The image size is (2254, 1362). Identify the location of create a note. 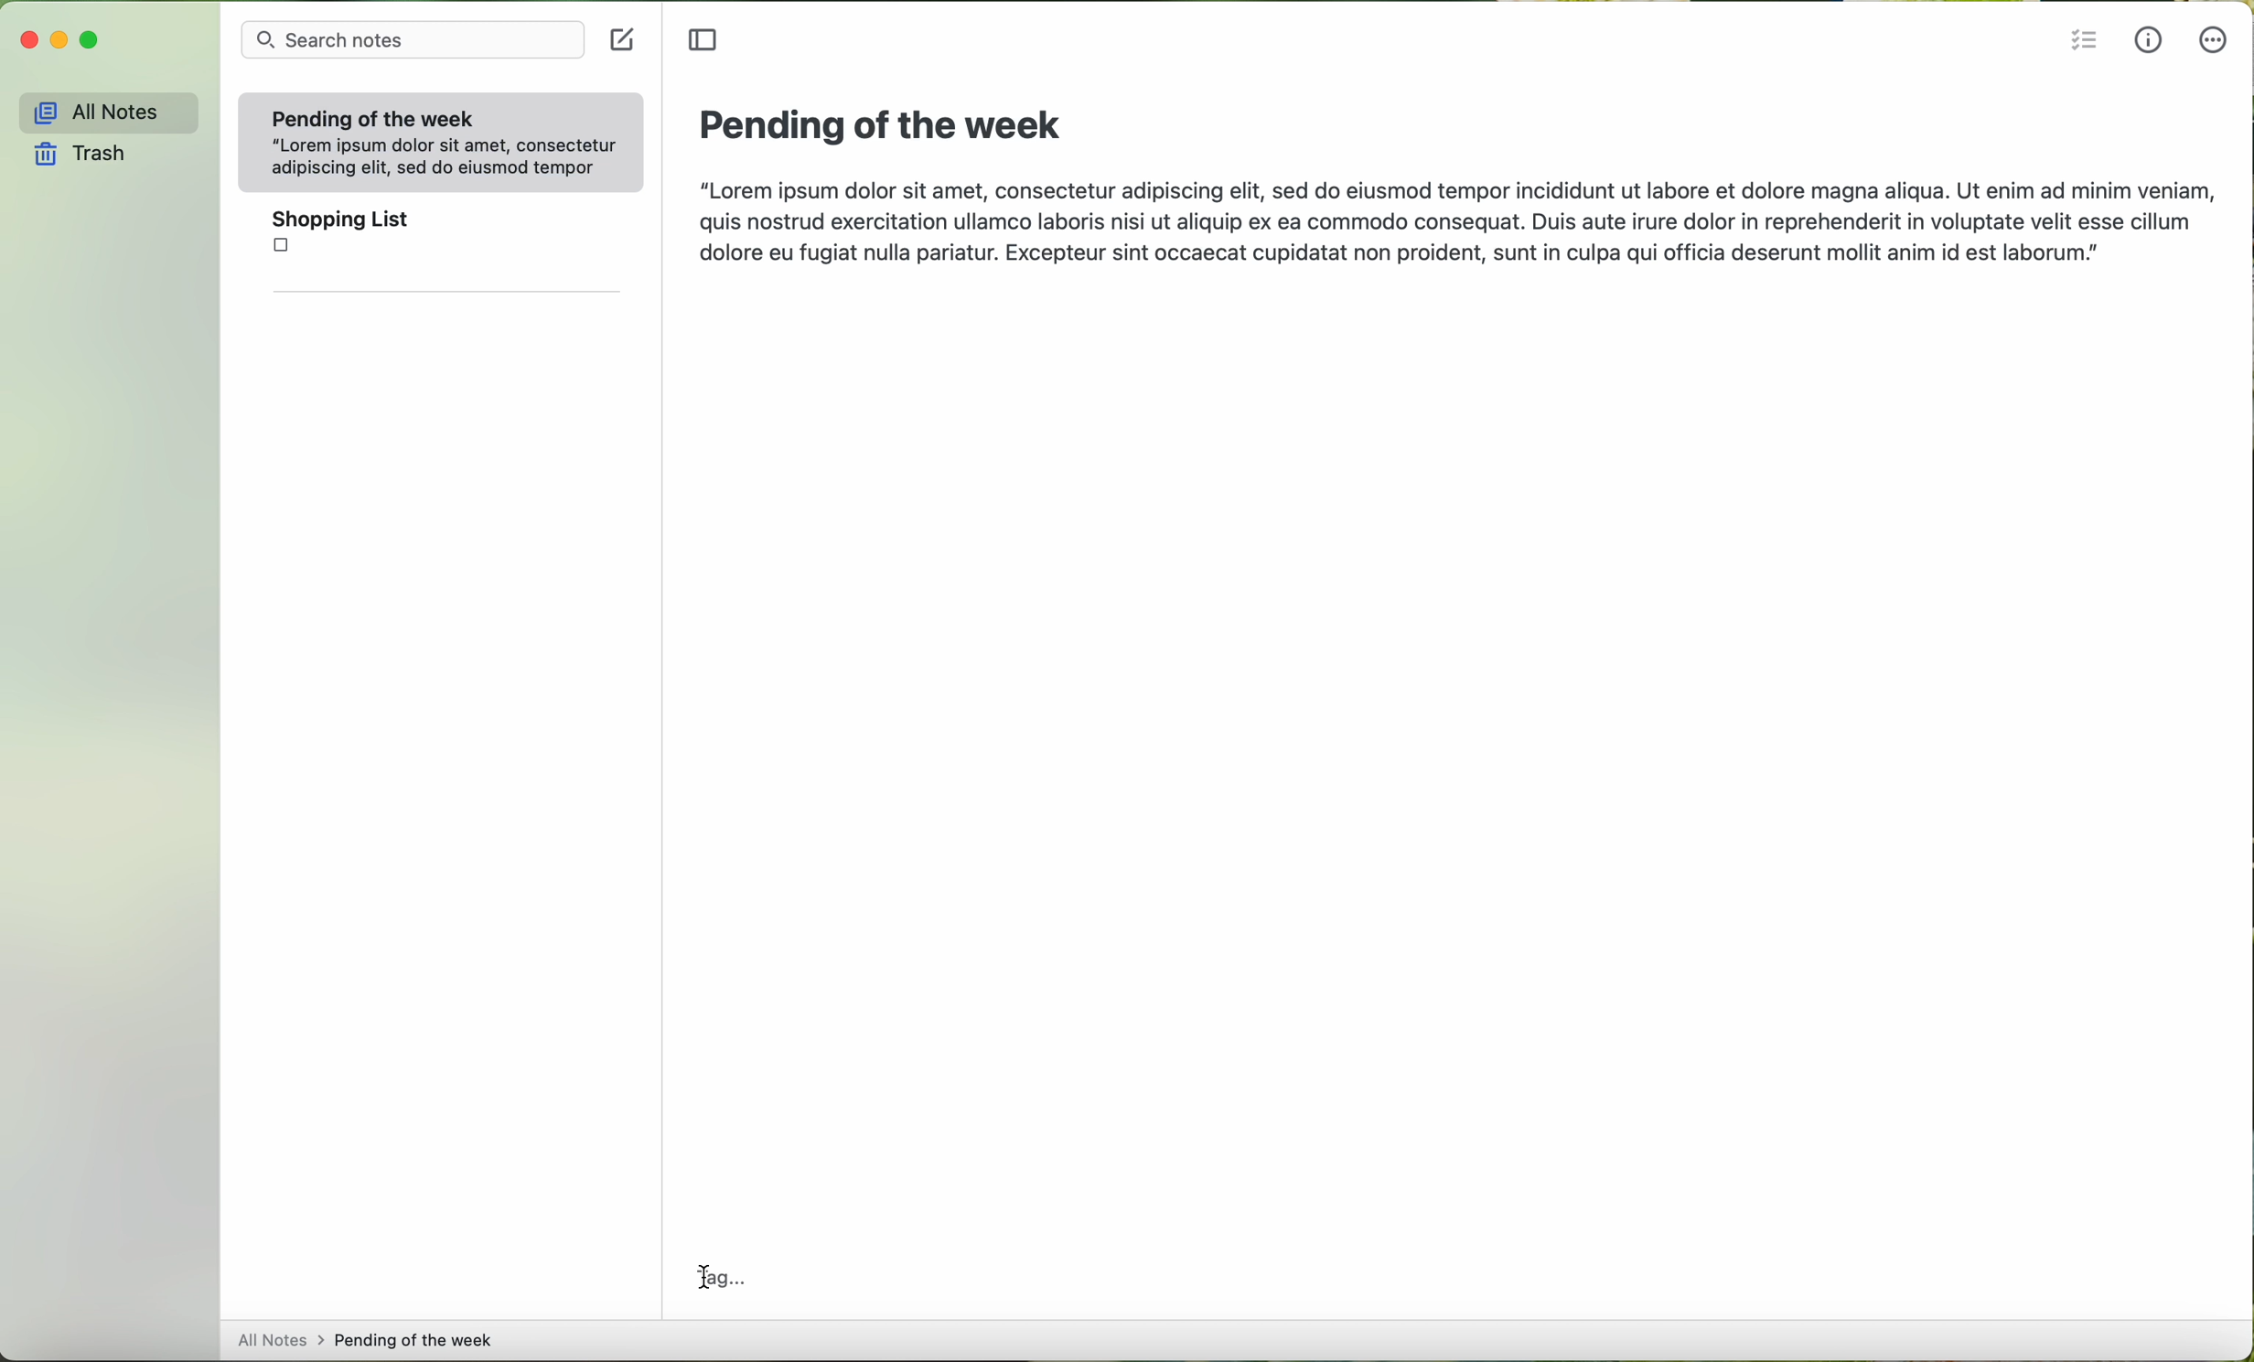
(627, 41).